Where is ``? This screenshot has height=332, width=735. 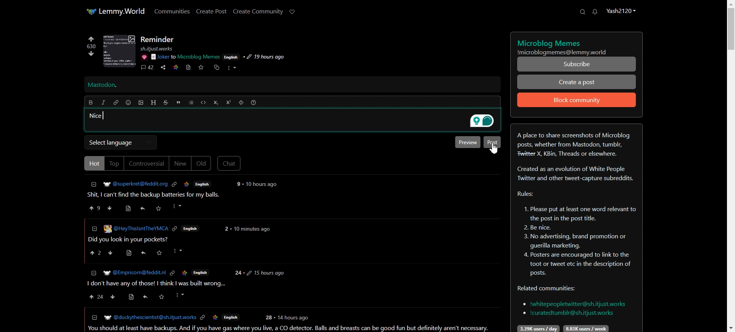  is located at coordinates (231, 57).